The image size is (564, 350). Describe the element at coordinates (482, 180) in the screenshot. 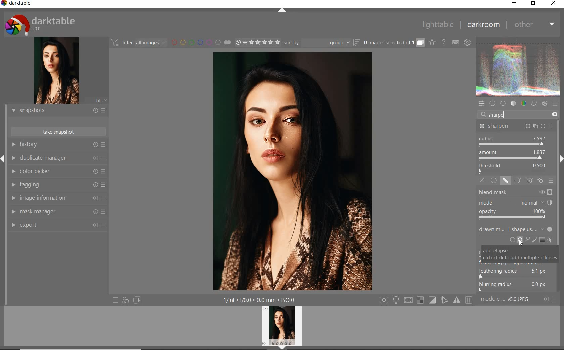

I see `OFF` at that location.